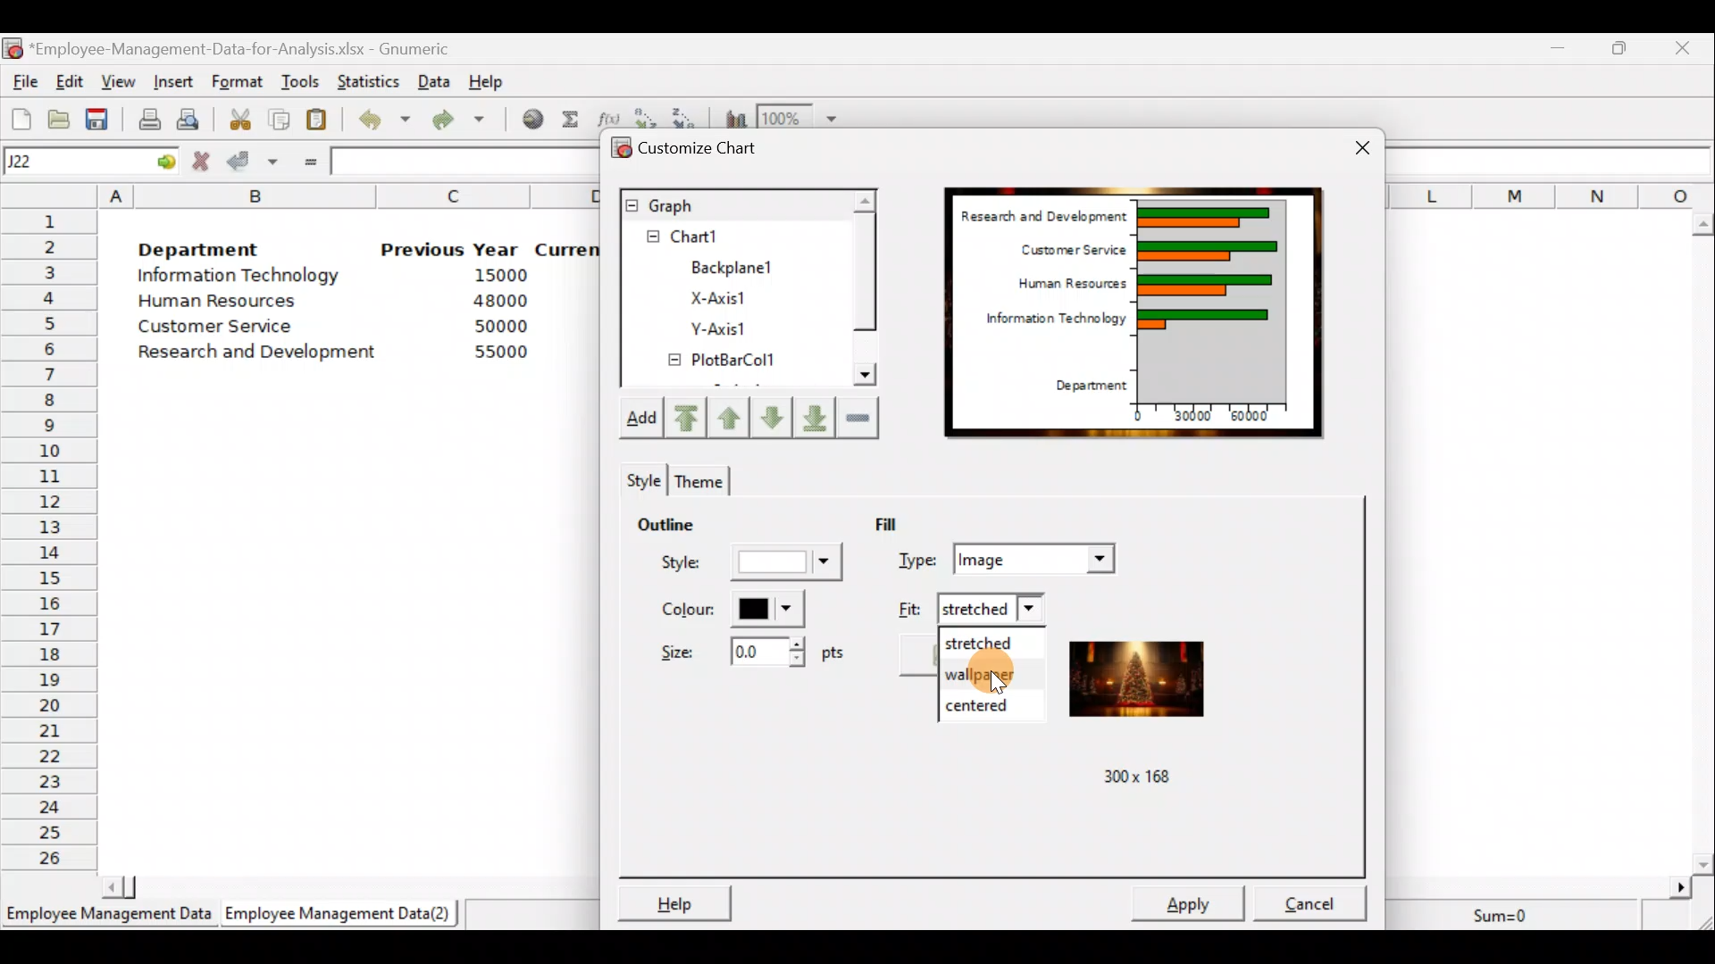  What do you see at coordinates (258, 49) in the screenshot?
I see `‘Employee-Management-Data-for-Analysis.xlsx - Gnumeric` at bounding box center [258, 49].